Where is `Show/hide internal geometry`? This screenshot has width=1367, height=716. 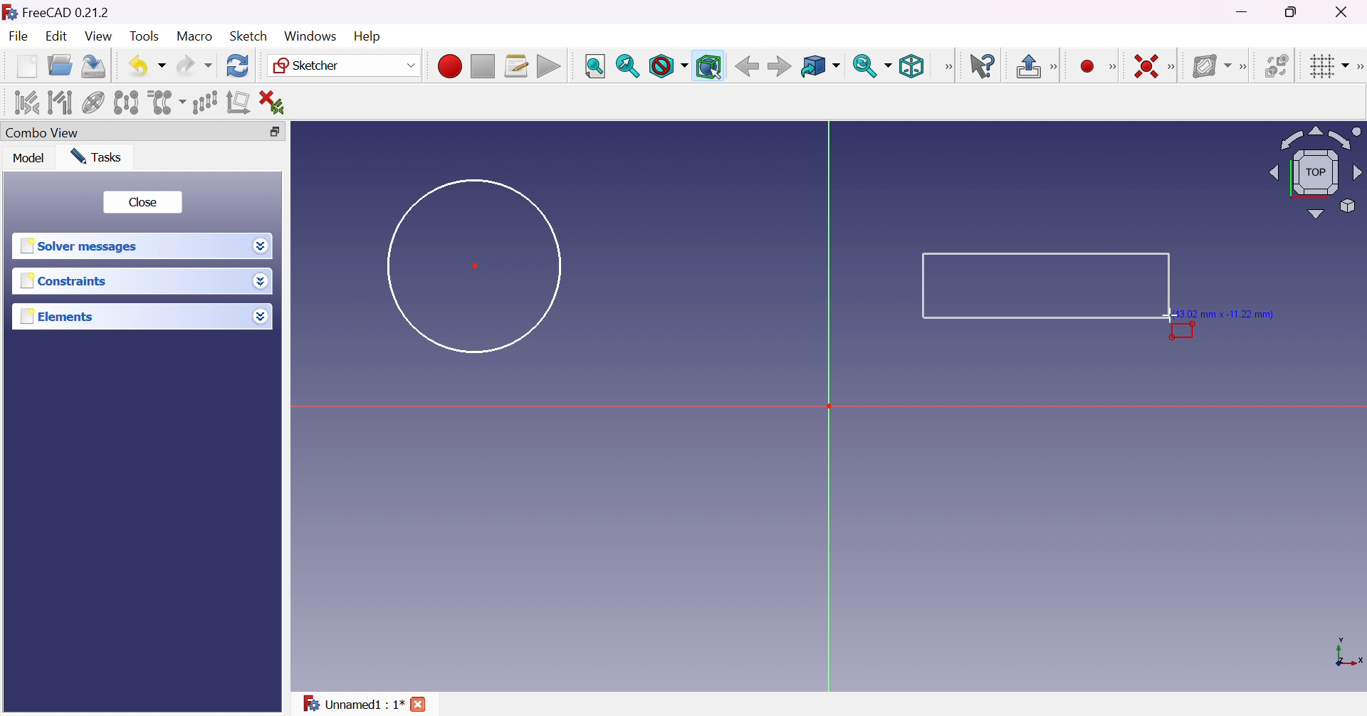
Show/hide internal geometry is located at coordinates (95, 104).